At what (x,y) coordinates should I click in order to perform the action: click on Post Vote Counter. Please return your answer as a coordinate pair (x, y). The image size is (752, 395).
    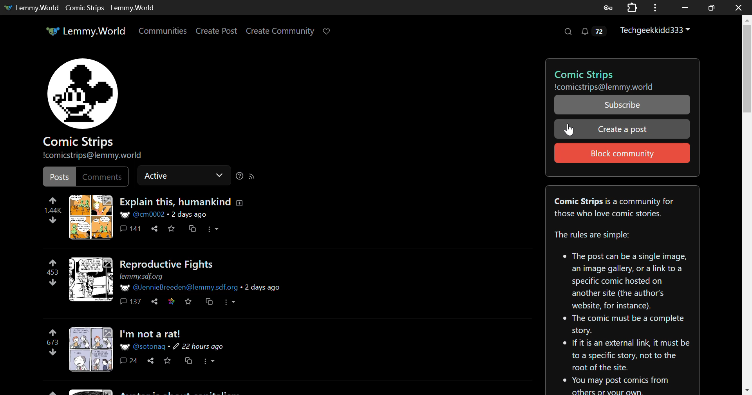
    Looking at the image, I should click on (52, 272).